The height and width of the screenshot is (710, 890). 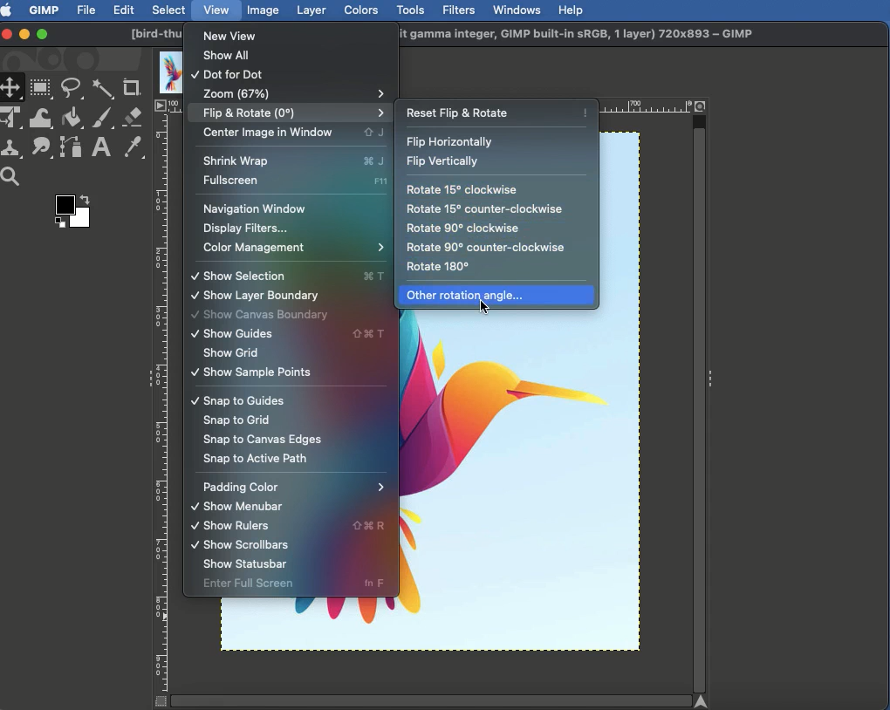 What do you see at coordinates (217, 9) in the screenshot?
I see `View` at bounding box center [217, 9].